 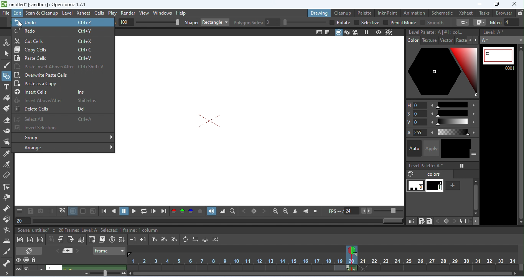 I want to click on show or hide, so click(x=474, y=153).